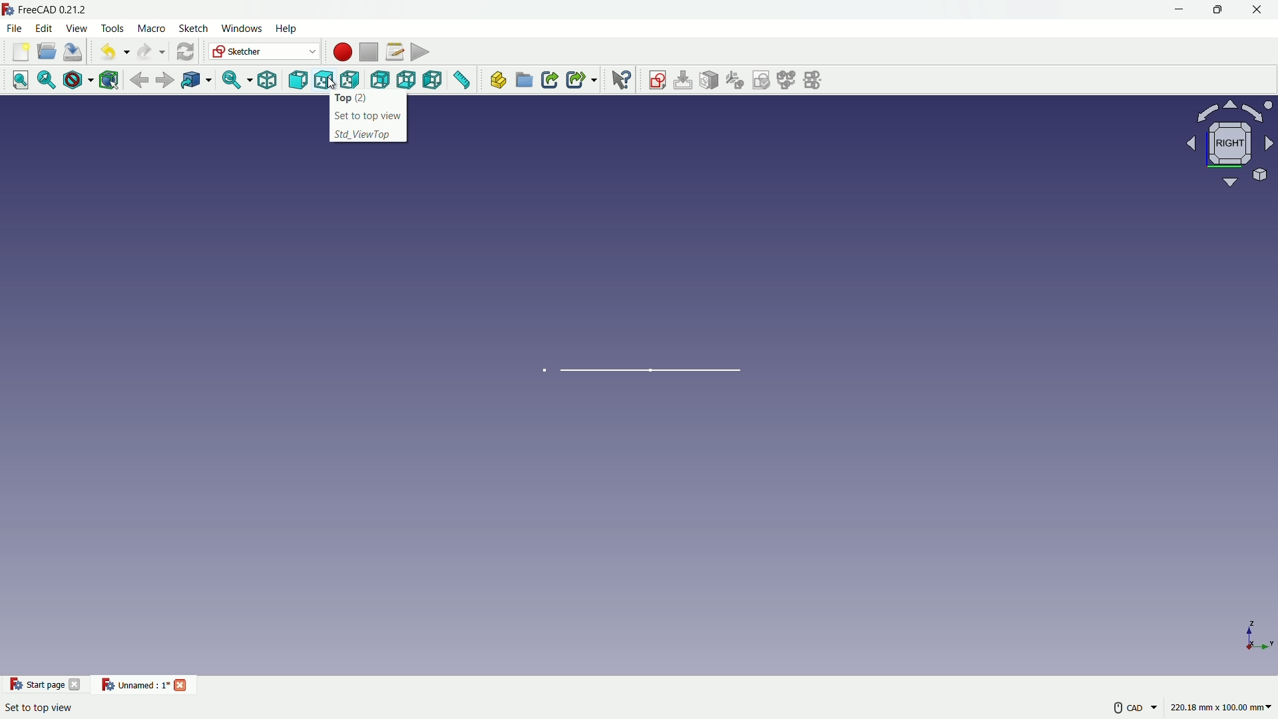  I want to click on redo, so click(147, 51).